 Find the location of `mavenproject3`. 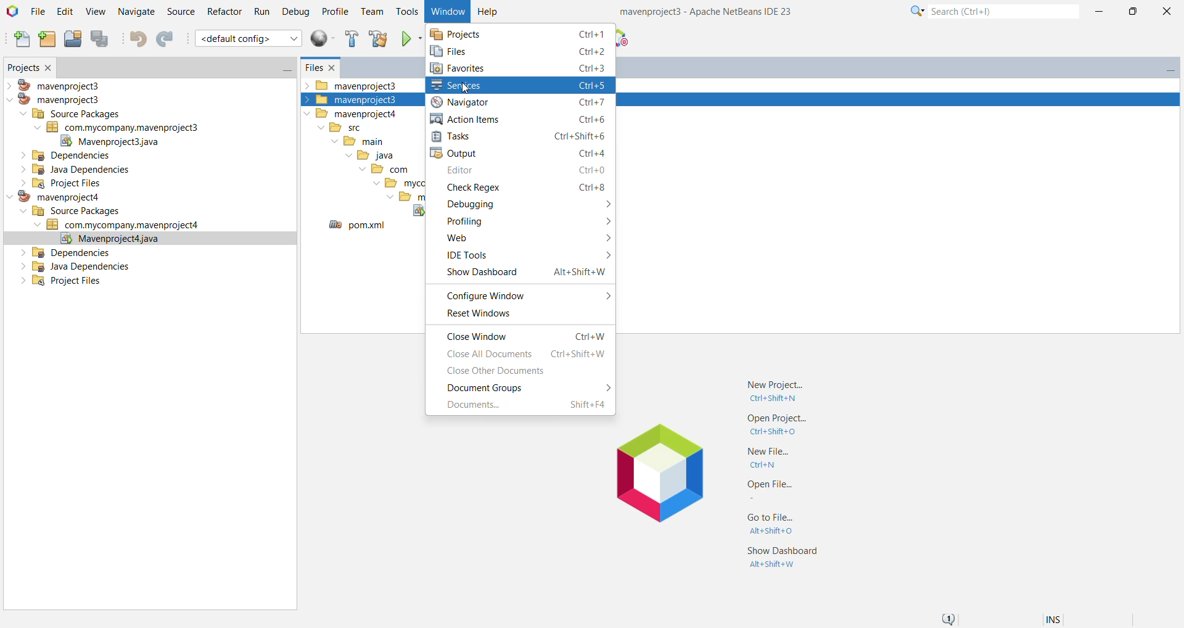

mavenproject3 is located at coordinates (56, 100).